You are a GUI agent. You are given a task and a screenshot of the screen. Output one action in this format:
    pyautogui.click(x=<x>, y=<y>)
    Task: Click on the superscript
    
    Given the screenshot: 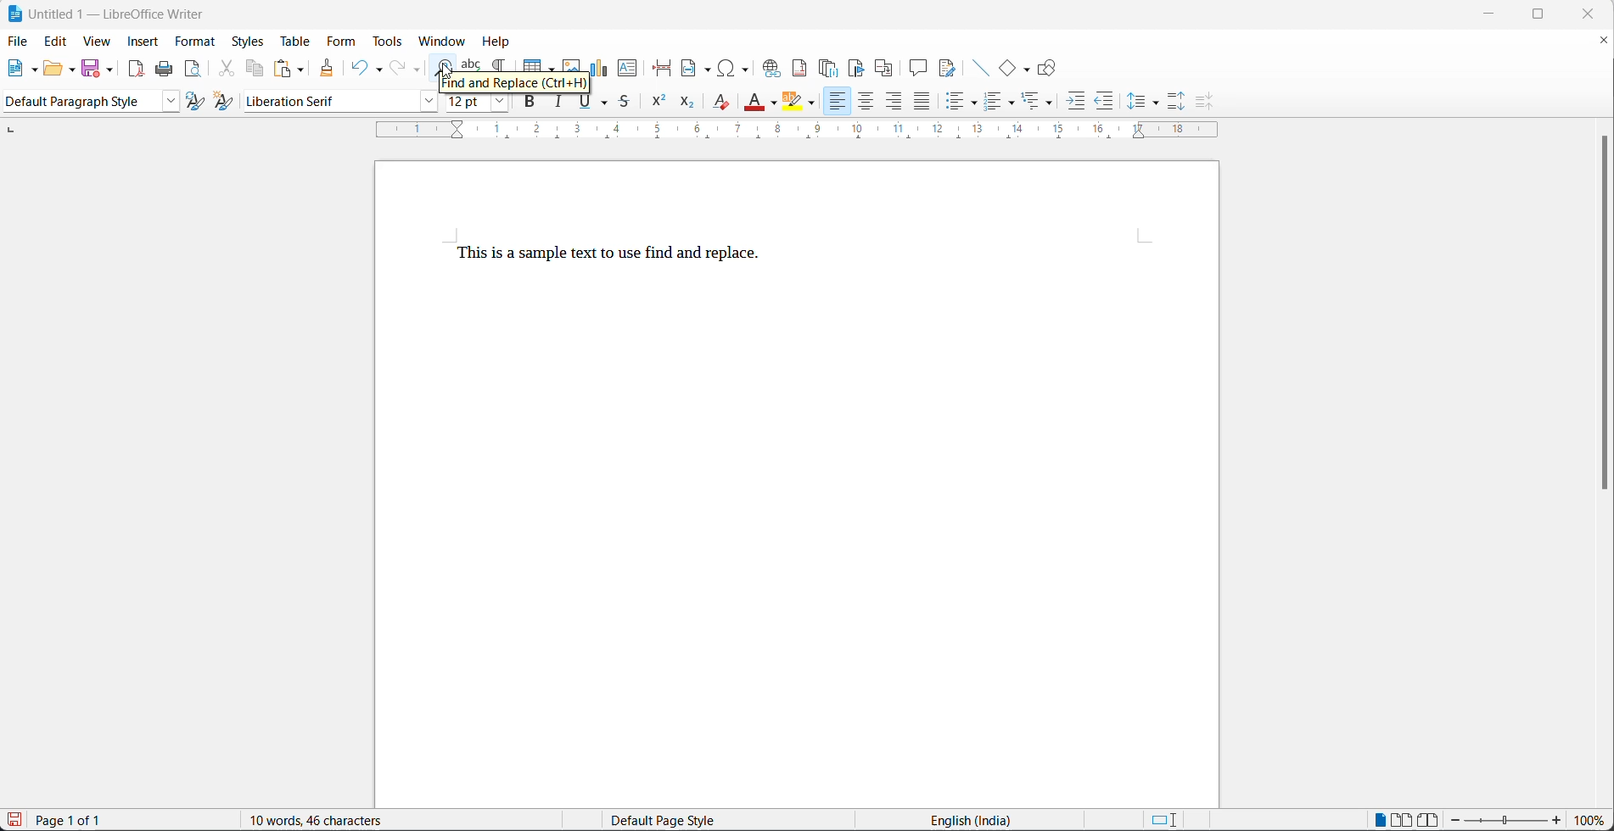 What is the action you would take?
    pyautogui.click(x=658, y=105)
    